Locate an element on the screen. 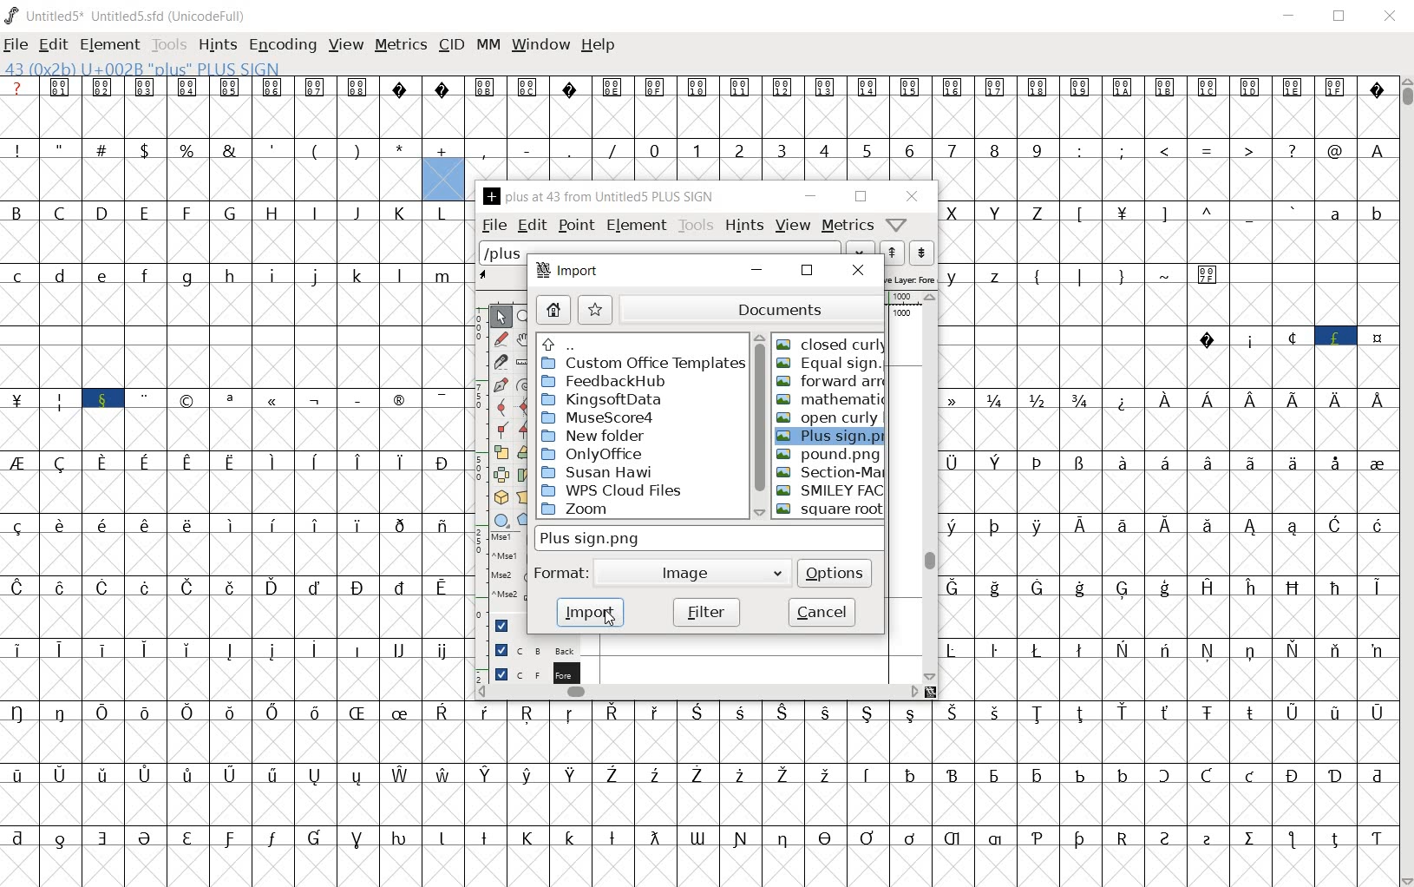 The height and width of the screenshot is (887, 1414). restore is located at coordinates (806, 274).